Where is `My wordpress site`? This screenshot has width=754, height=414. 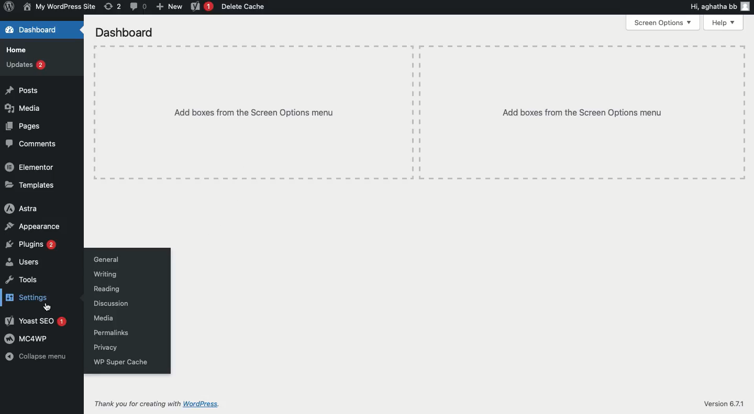
My wordpress site is located at coordinates (58, 6).